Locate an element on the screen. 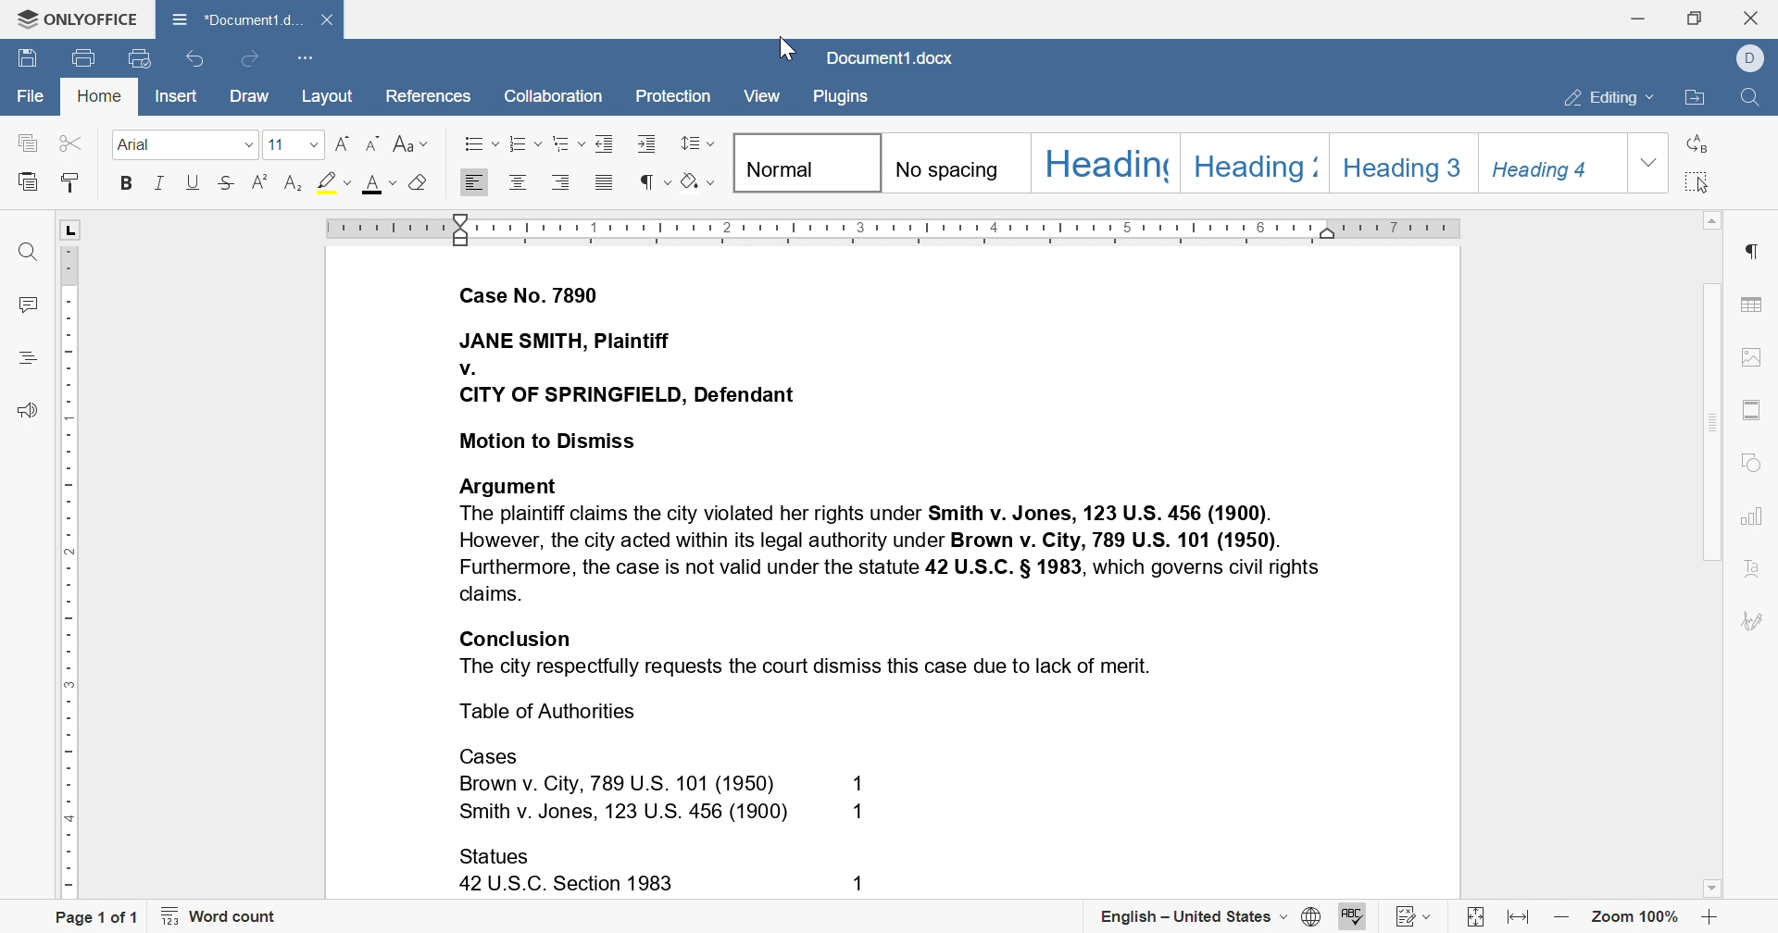 The height and width of the screenshot is (933, 1778). font size is located at coordinates (291, 143).